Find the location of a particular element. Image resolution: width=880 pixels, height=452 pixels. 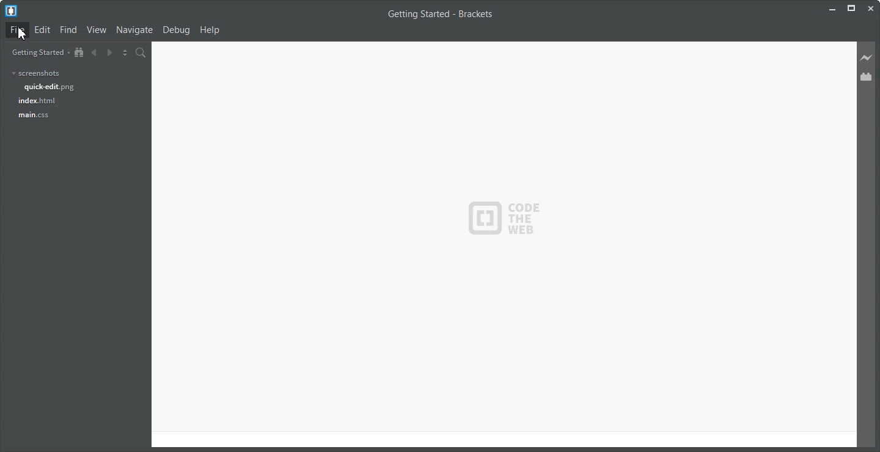

Getting Started is located at coordinates (38, 52).